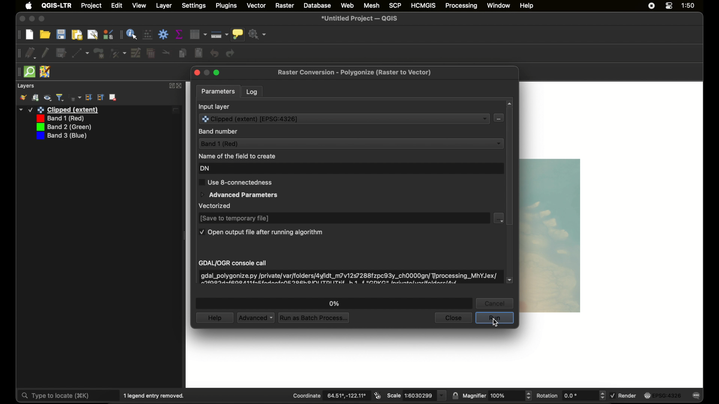 This screenshot has width=719, height=404. I want to click on apple icon, so click(29, 6).